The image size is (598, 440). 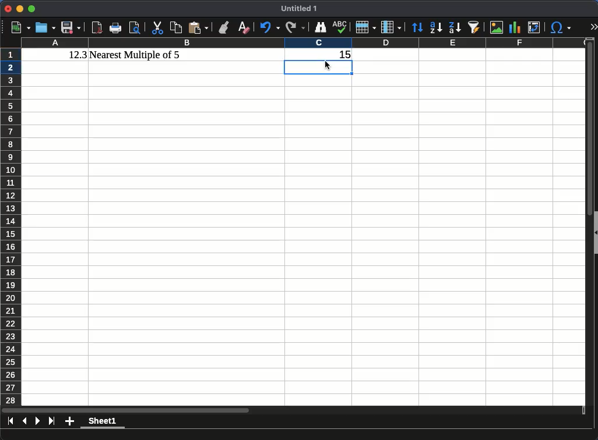 I want to click on pdf reader, so click(x=97, y=28).